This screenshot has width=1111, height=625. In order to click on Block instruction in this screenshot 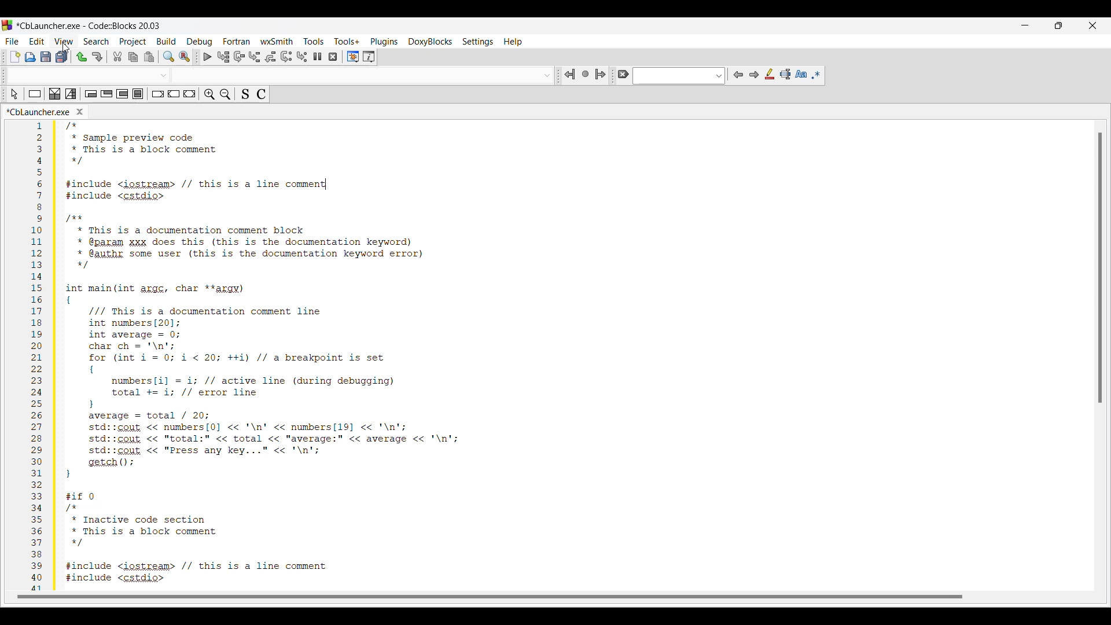, I will do `click(138, 94)`.